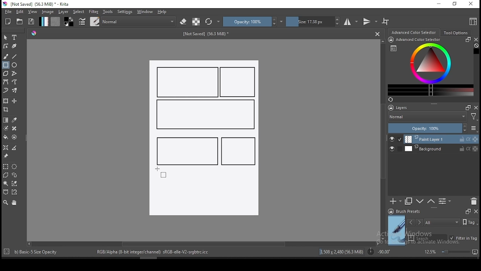 The height and width of the screenshot is (271, 481). Describe the element at coordinates (14, 73) in the screenshot. I see `polyline tool` at that location.